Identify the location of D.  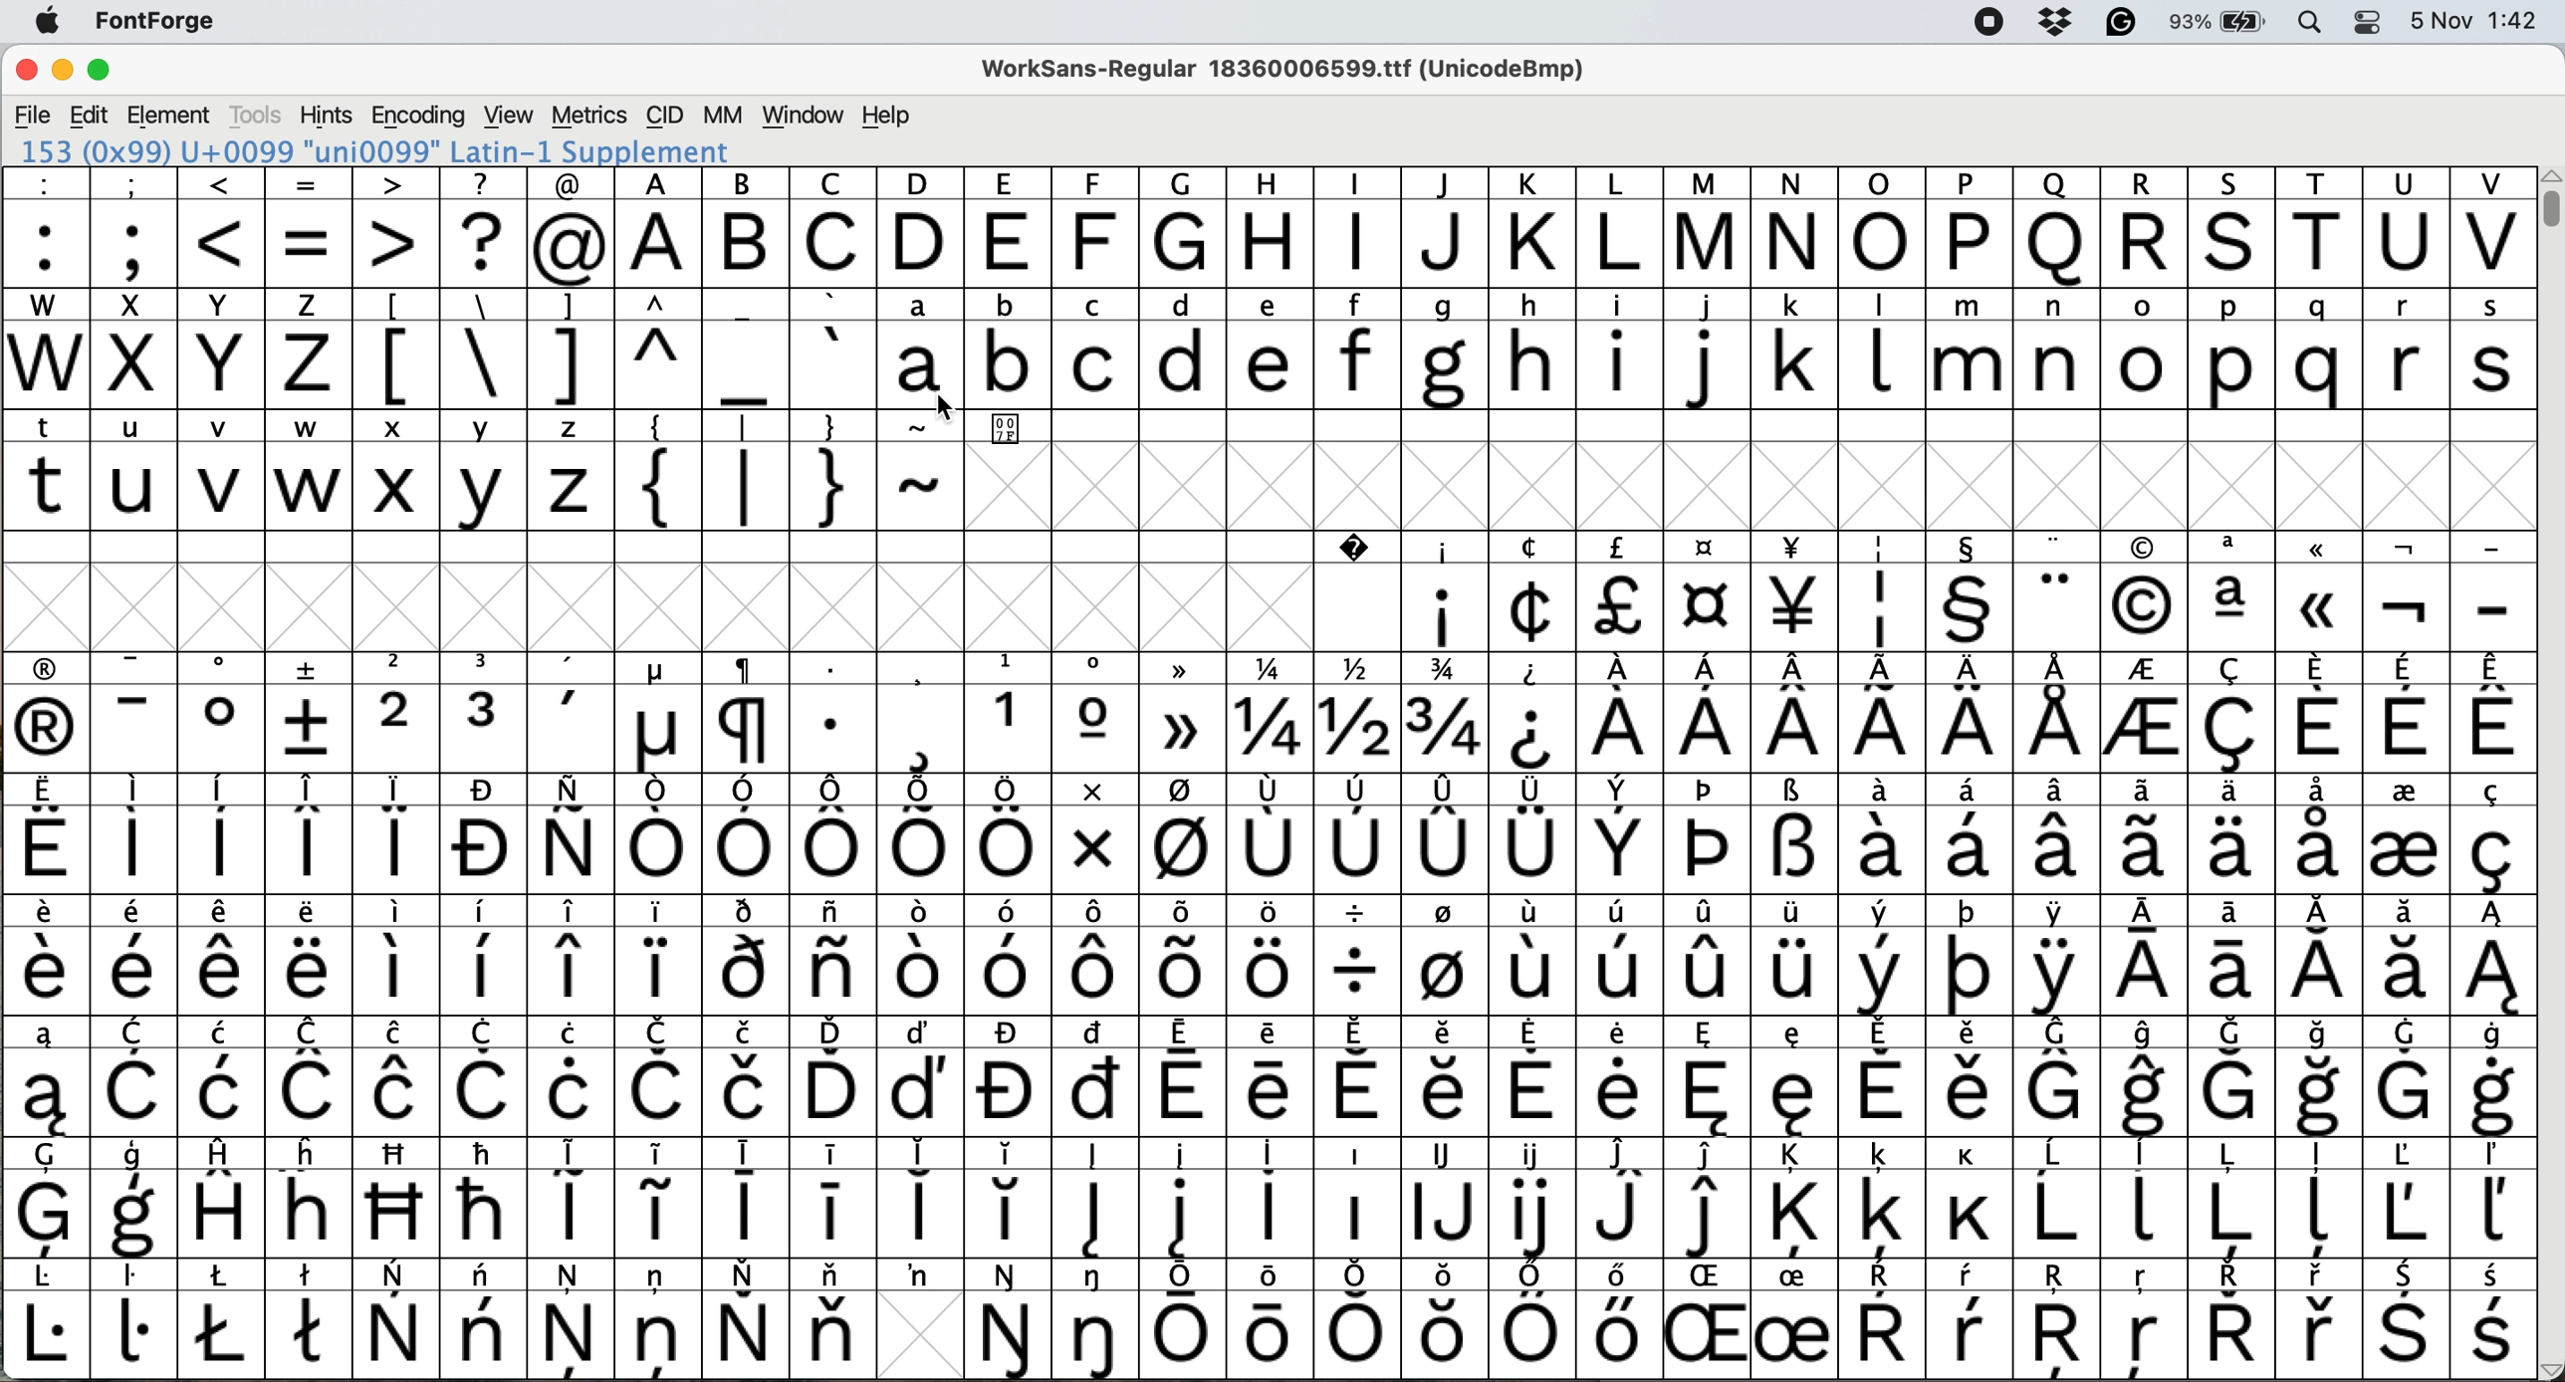
(921, 227).